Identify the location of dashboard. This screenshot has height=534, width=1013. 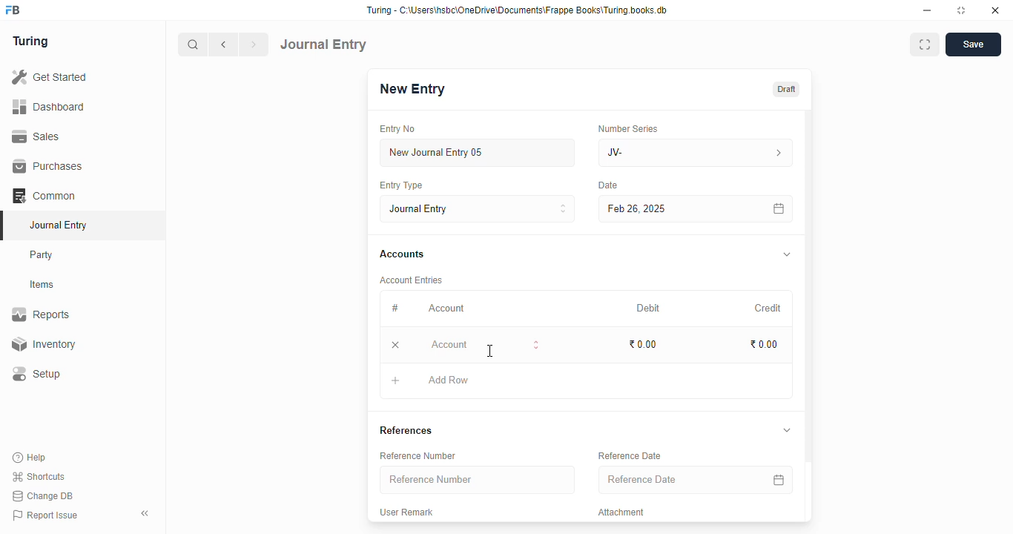
(49, 106).